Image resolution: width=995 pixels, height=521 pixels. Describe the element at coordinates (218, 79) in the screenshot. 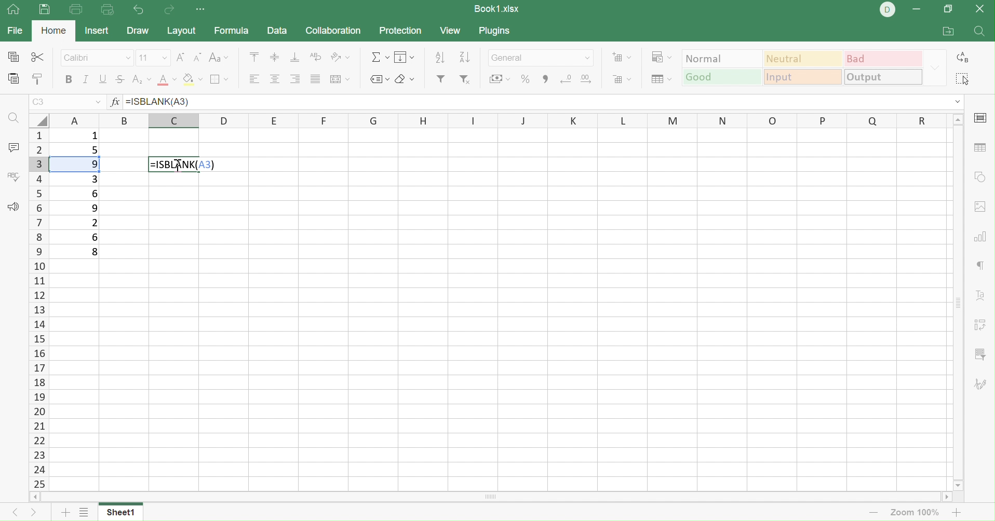

I see `Borders` at that location.